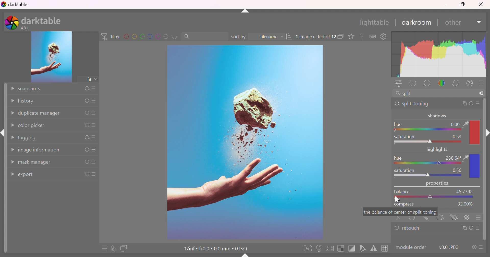 This screenshot has height=257, width=490. Describe the element at coordinates (479, 22) in the screenshot. I see `Drop Down` at that location.